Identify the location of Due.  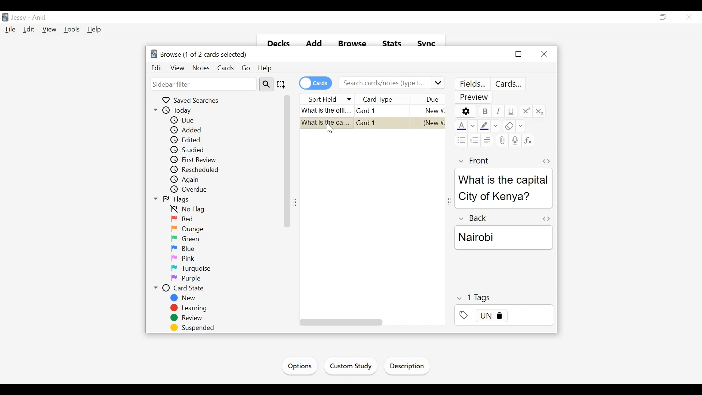
(432, 99).